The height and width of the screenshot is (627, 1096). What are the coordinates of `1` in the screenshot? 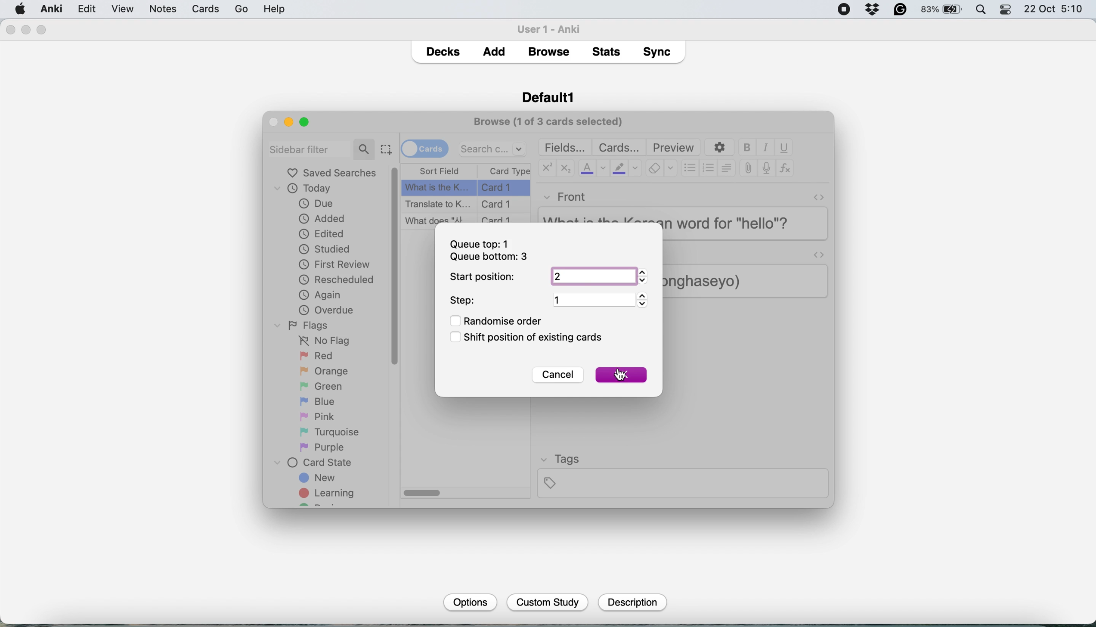 It's located at (599, 299).